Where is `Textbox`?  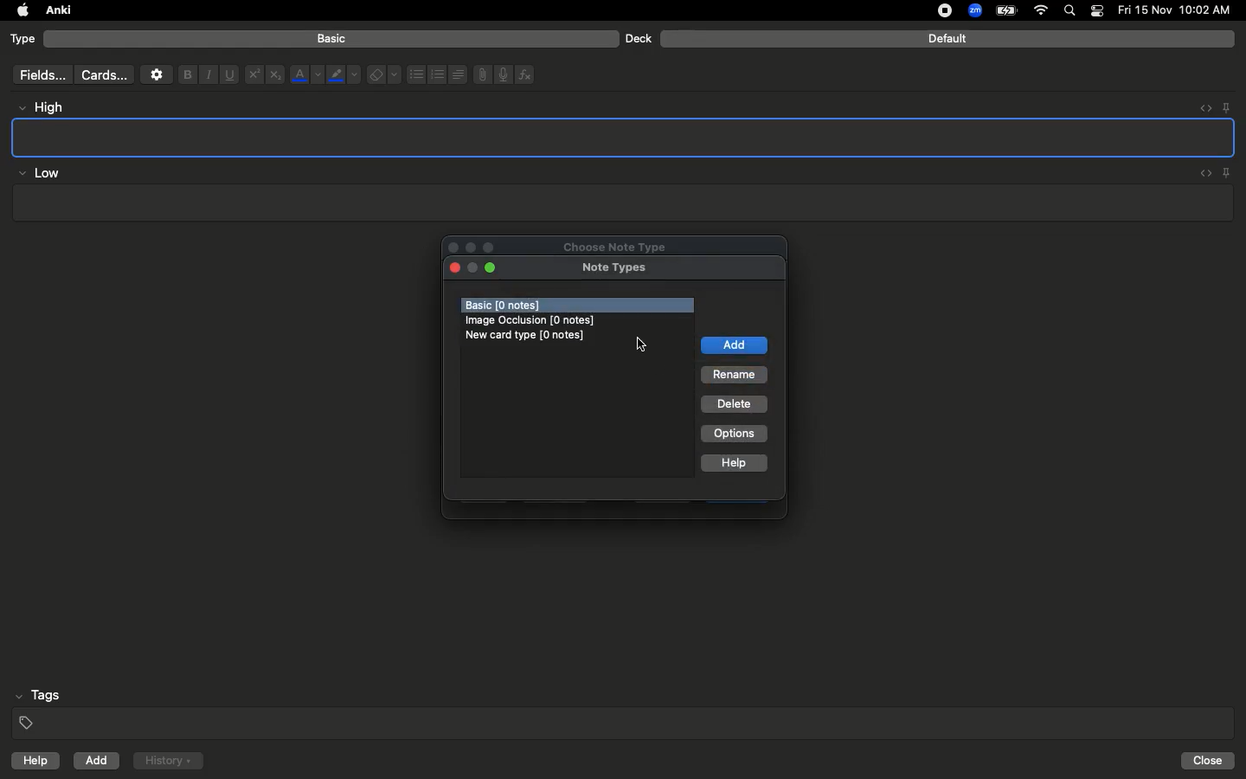 Textbox is located at coordinates (620, 203).